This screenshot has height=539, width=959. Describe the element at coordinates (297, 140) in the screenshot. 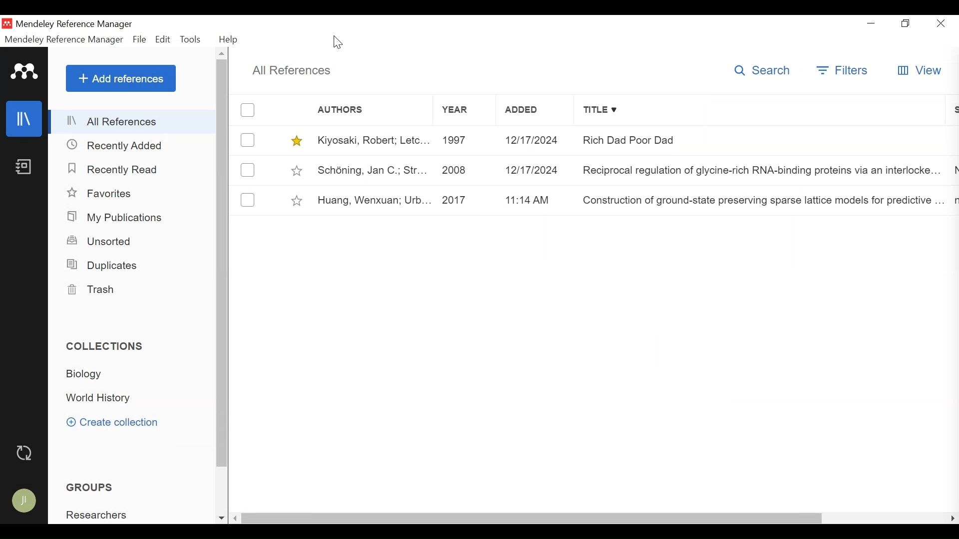

I see `Toggle Favorites` at that location.